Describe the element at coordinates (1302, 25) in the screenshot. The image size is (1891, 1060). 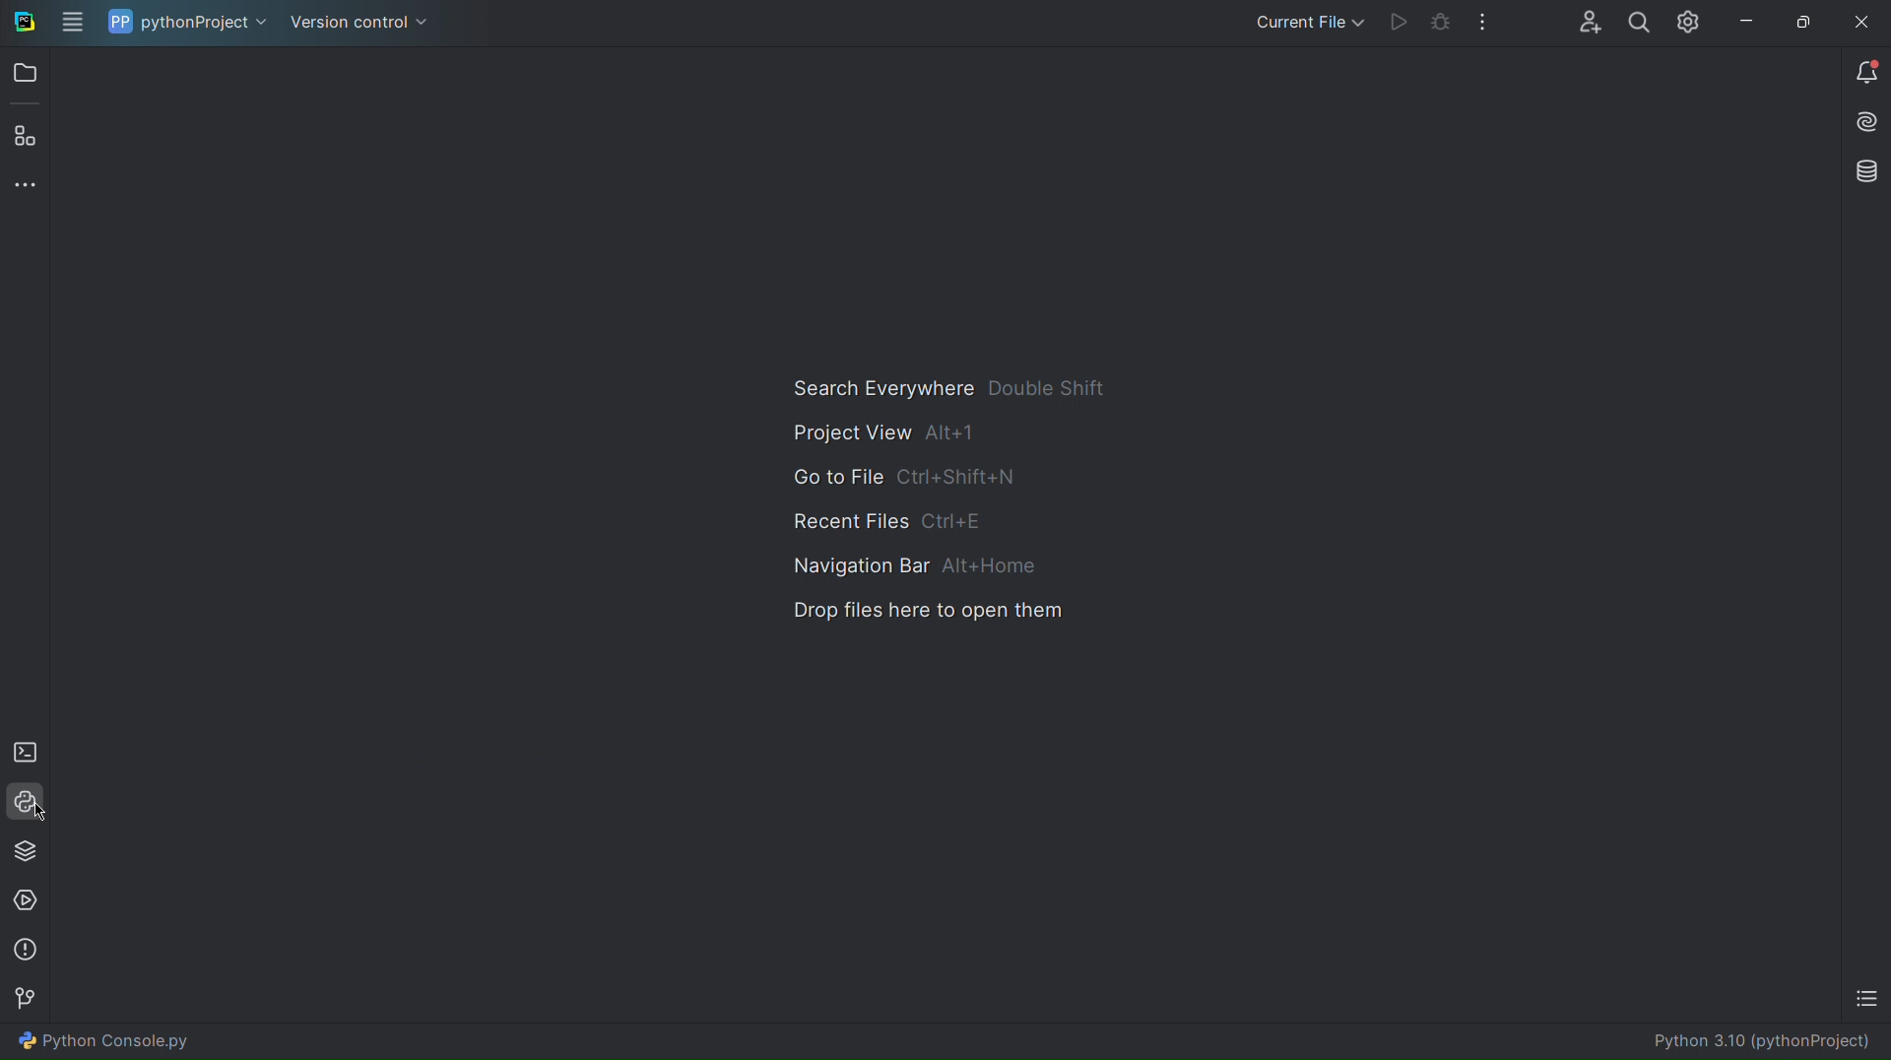
I see `Current File` at that location.